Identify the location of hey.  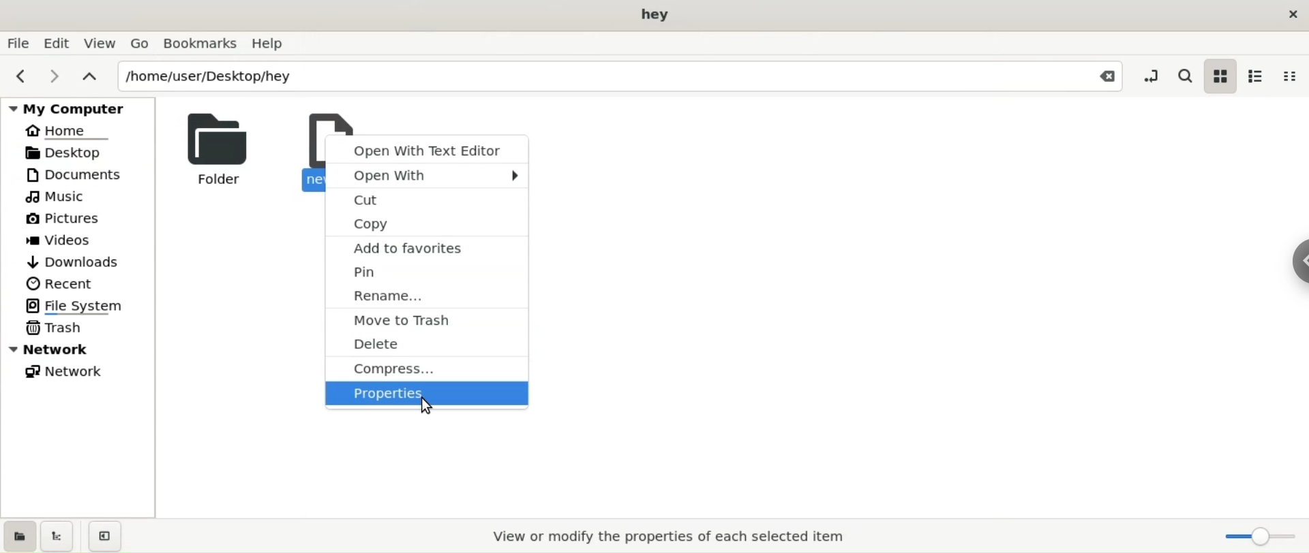
(655, 15).